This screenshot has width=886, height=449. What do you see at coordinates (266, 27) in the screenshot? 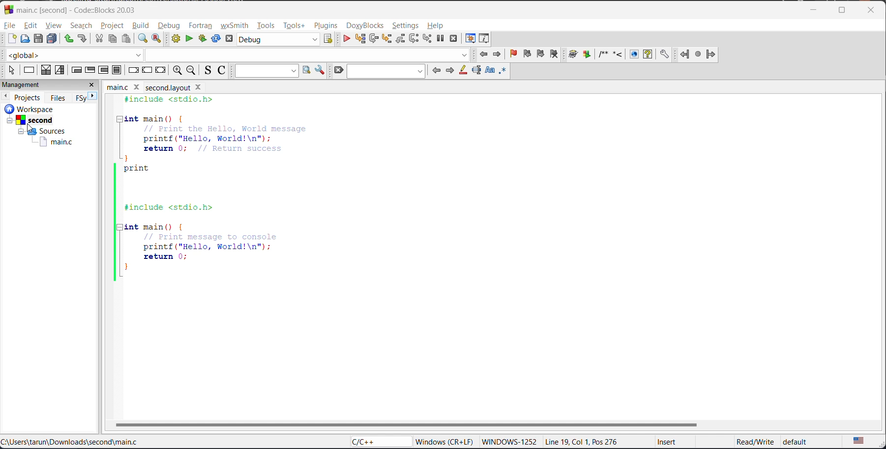
I see `tools` at bounding box center [266, 27].